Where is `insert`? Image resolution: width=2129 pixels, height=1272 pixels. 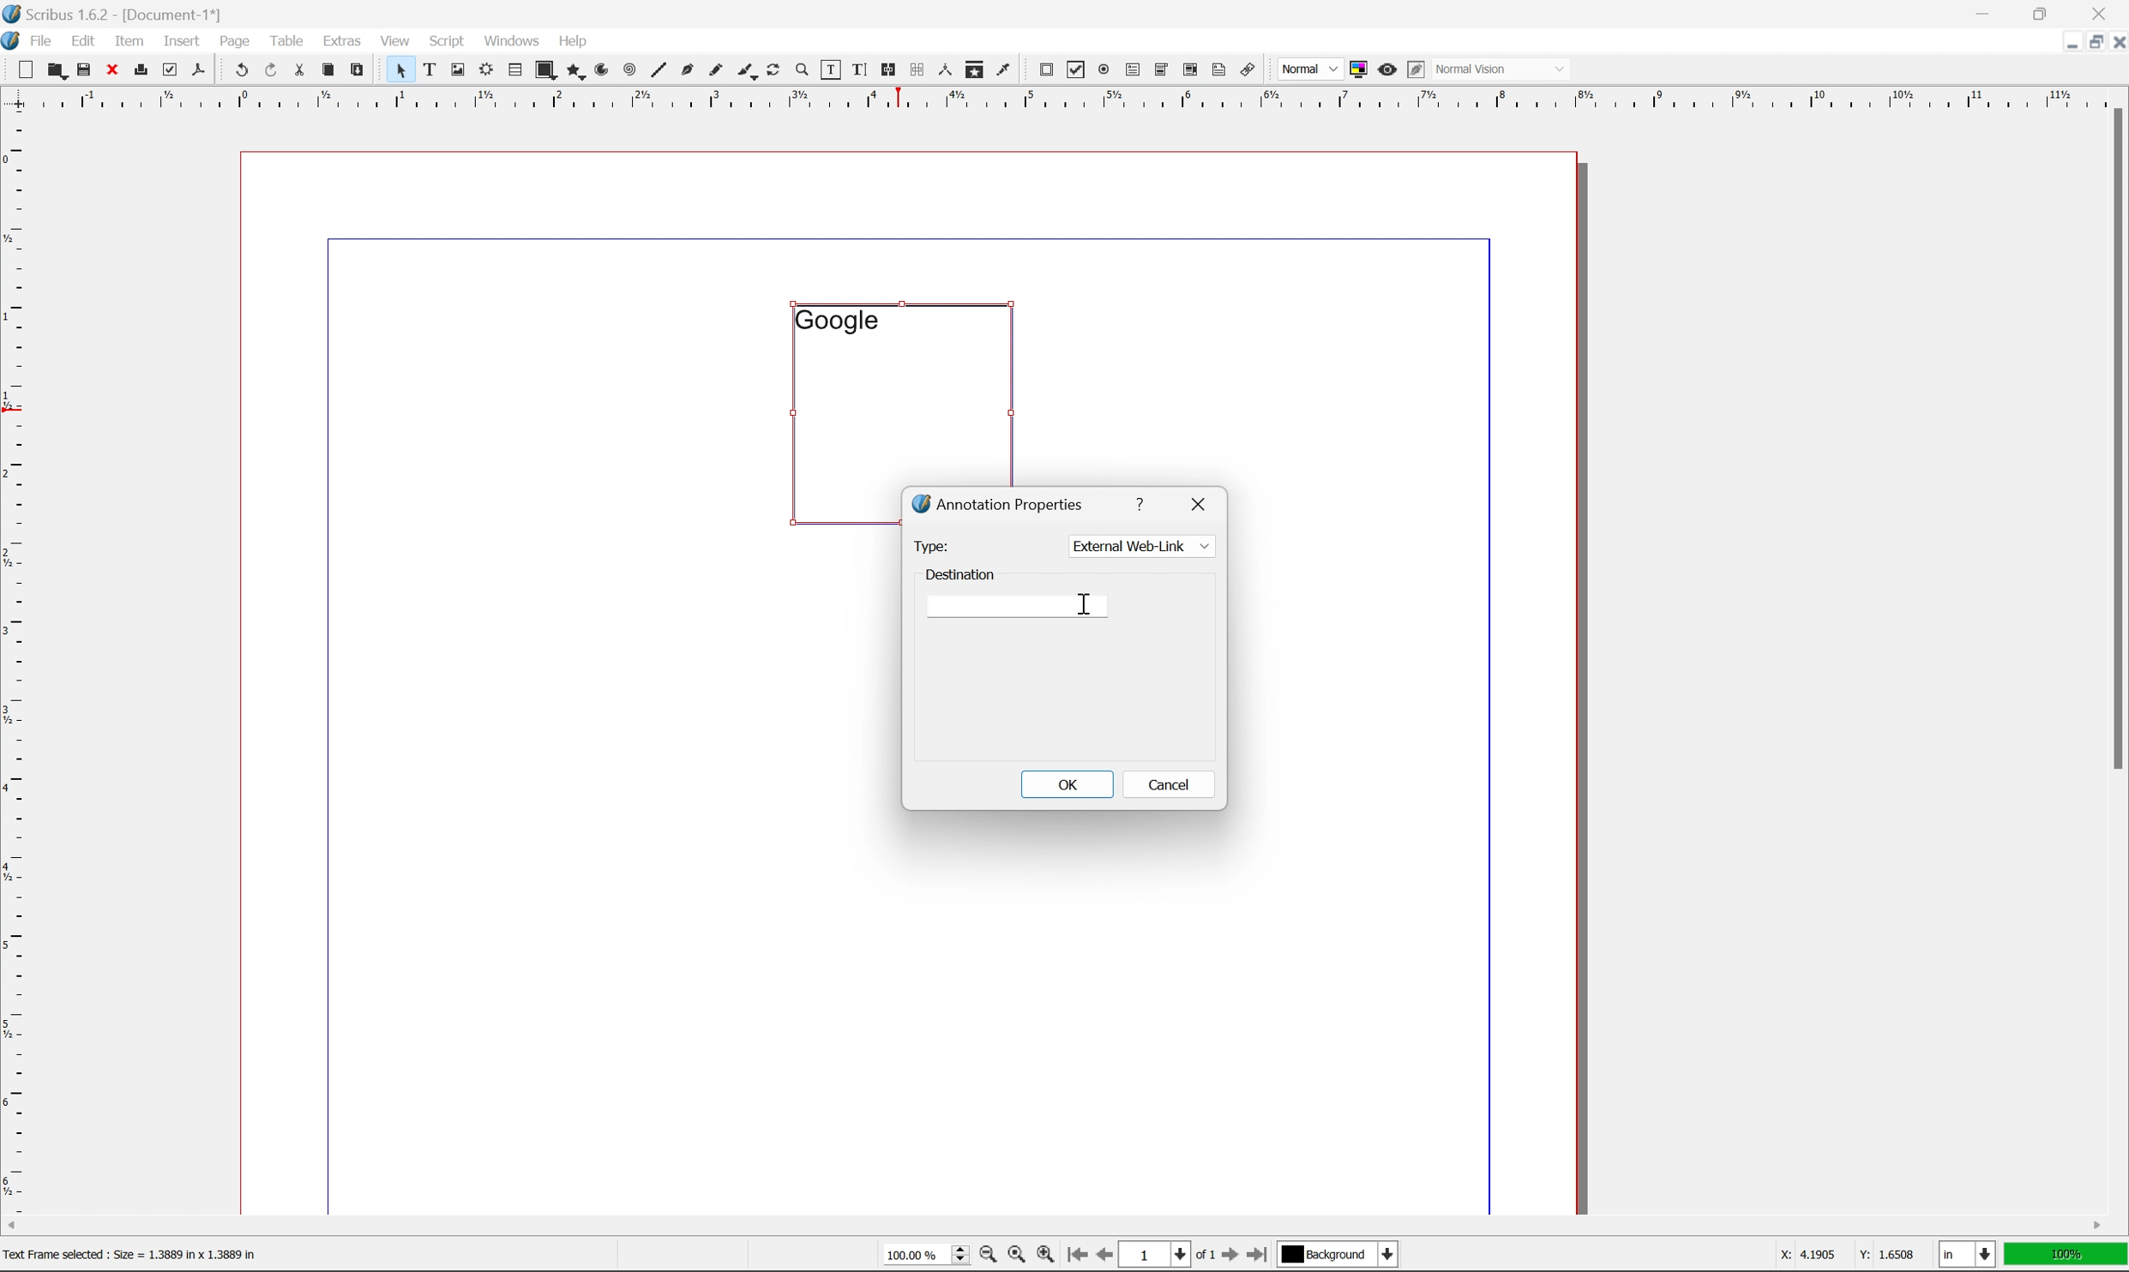
insert is located at coordinates (182, 39).